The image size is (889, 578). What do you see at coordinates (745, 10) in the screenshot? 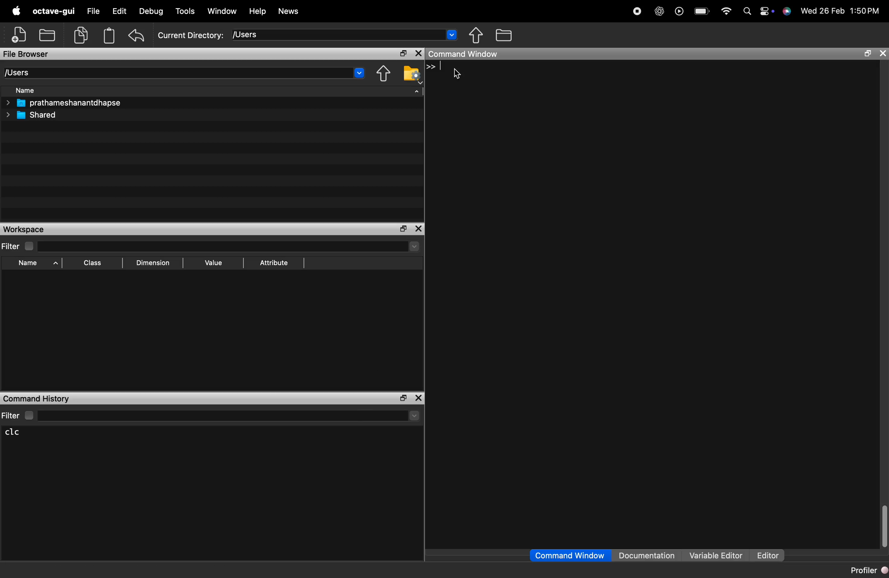
I see `Search` at bounding box center [745, 10].